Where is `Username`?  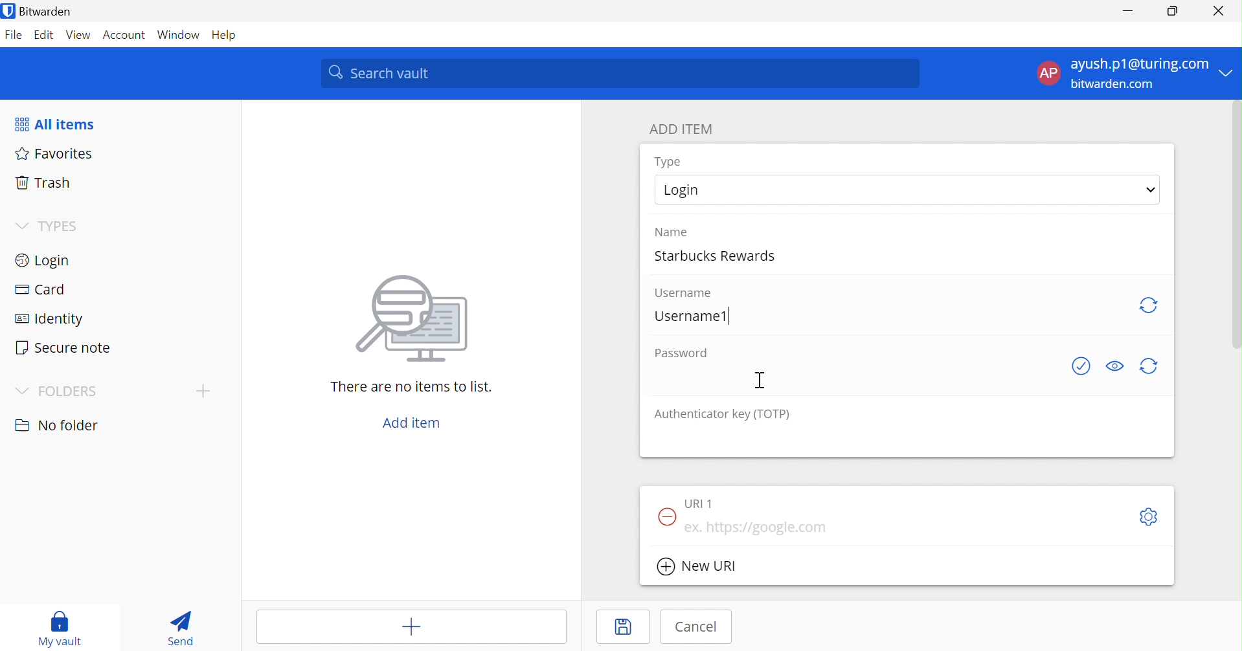
Username is located at coordinates (686, 293).